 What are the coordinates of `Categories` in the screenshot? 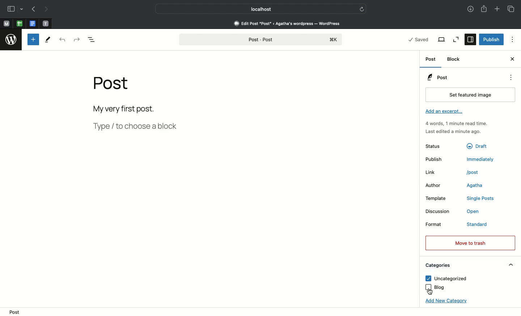 It's located at (437, 265).